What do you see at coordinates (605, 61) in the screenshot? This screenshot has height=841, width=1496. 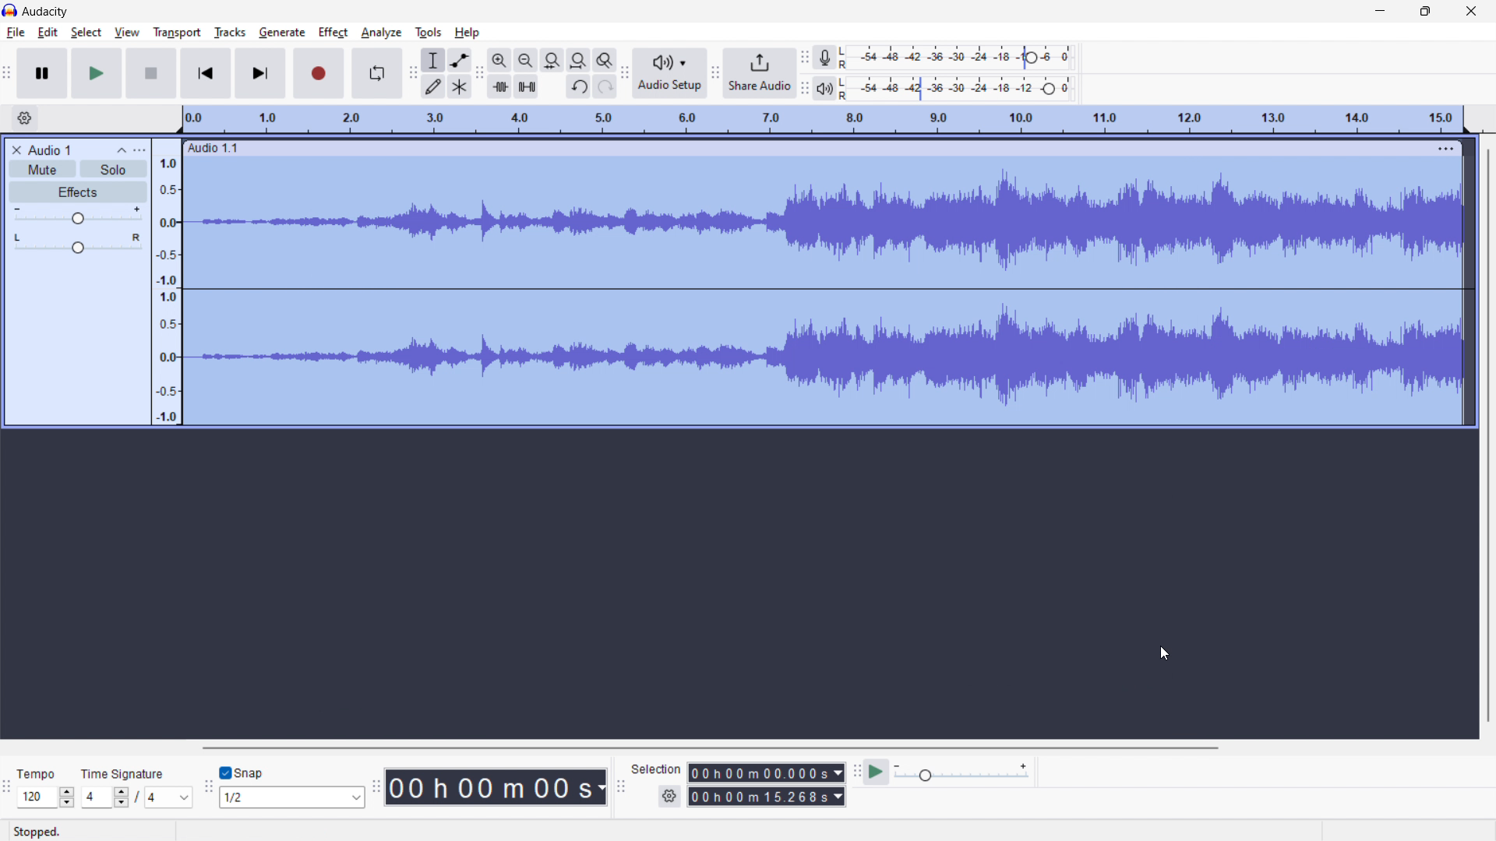 I see `toggle zoom` at bounding box center [605, 61].